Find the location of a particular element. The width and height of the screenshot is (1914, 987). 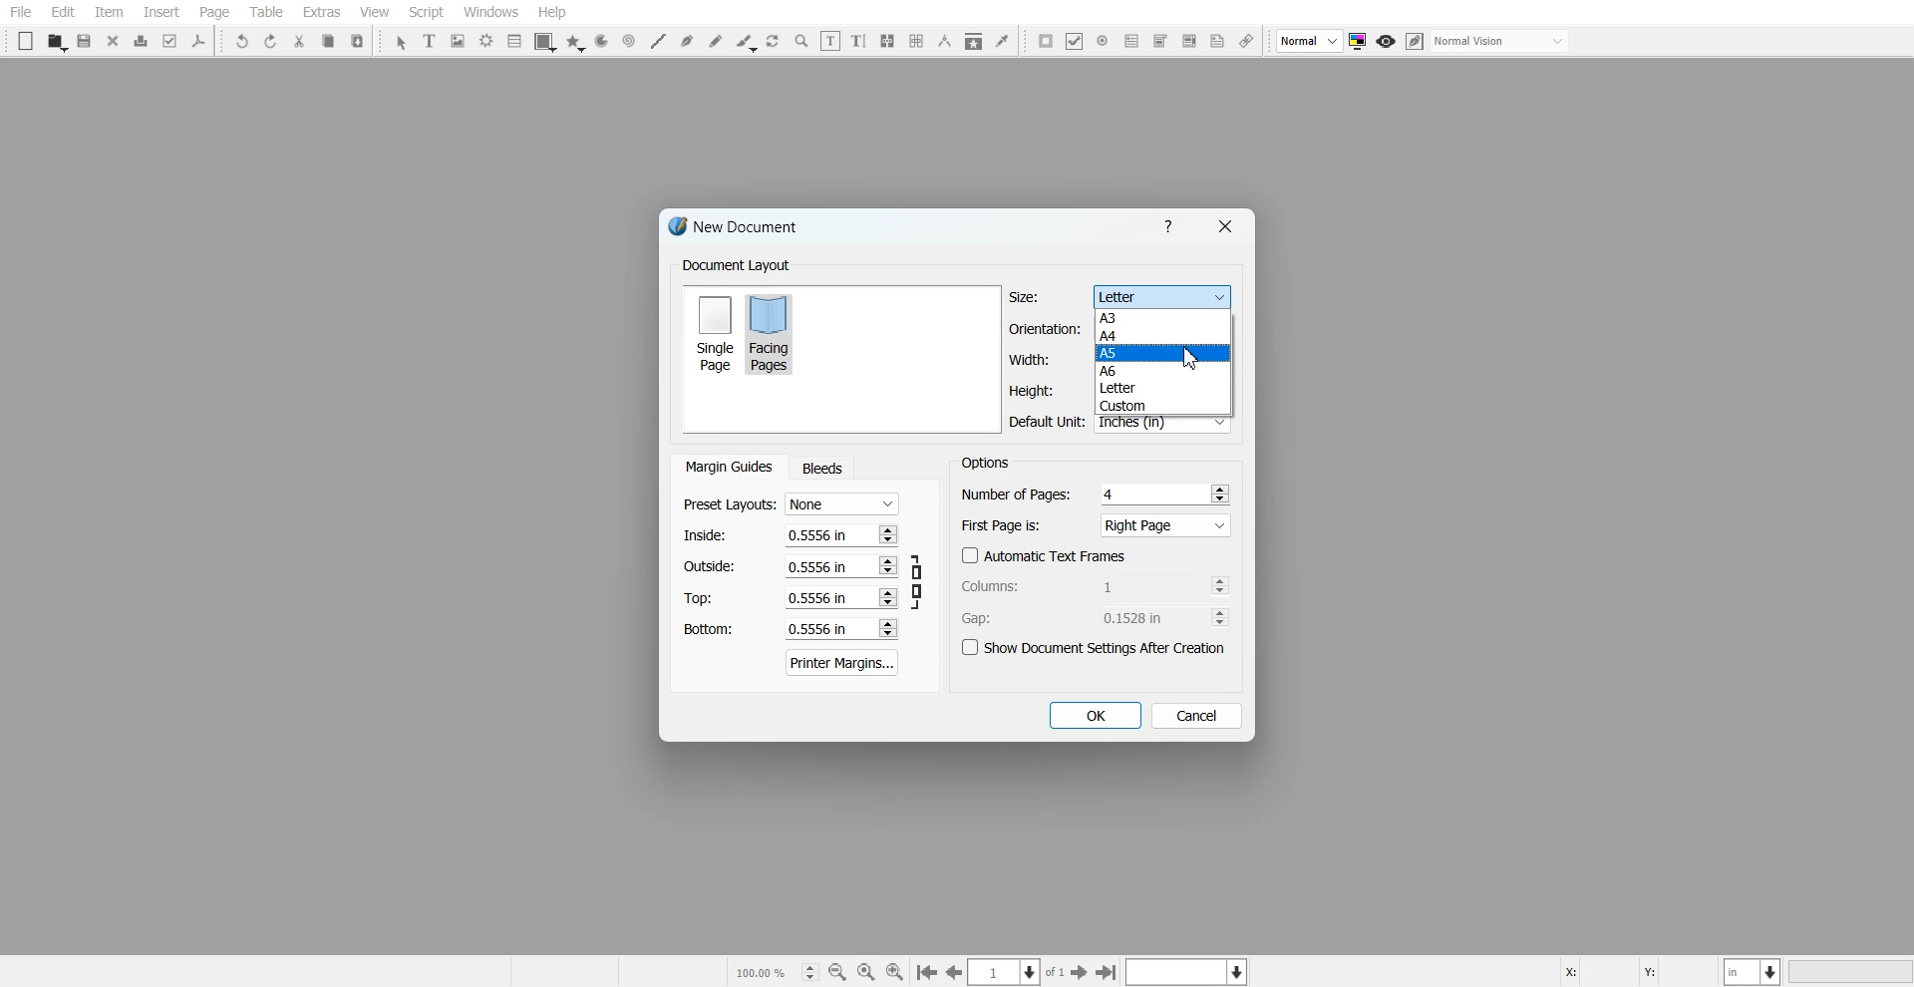

Preflight Verifier is located at coordinates (171, 41).